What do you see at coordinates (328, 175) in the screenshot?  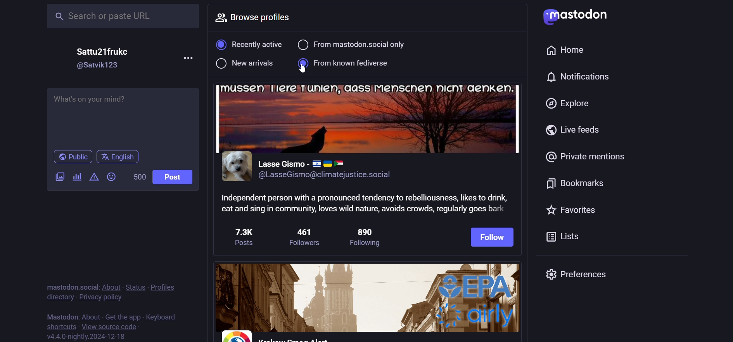 I see `@LasseGismo@climatejustice.social` at bounding box center [328, 175].